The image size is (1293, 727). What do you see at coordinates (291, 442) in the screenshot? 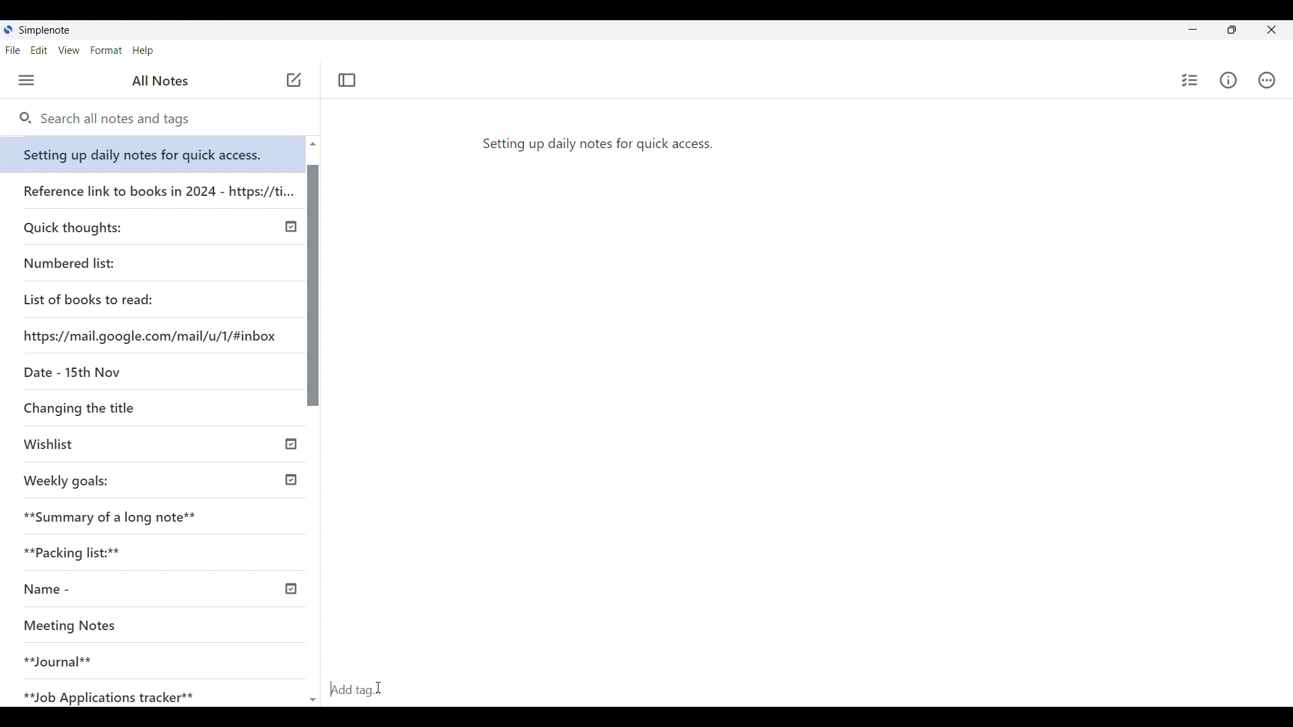
I see `published` at bounding box center [291, 442].